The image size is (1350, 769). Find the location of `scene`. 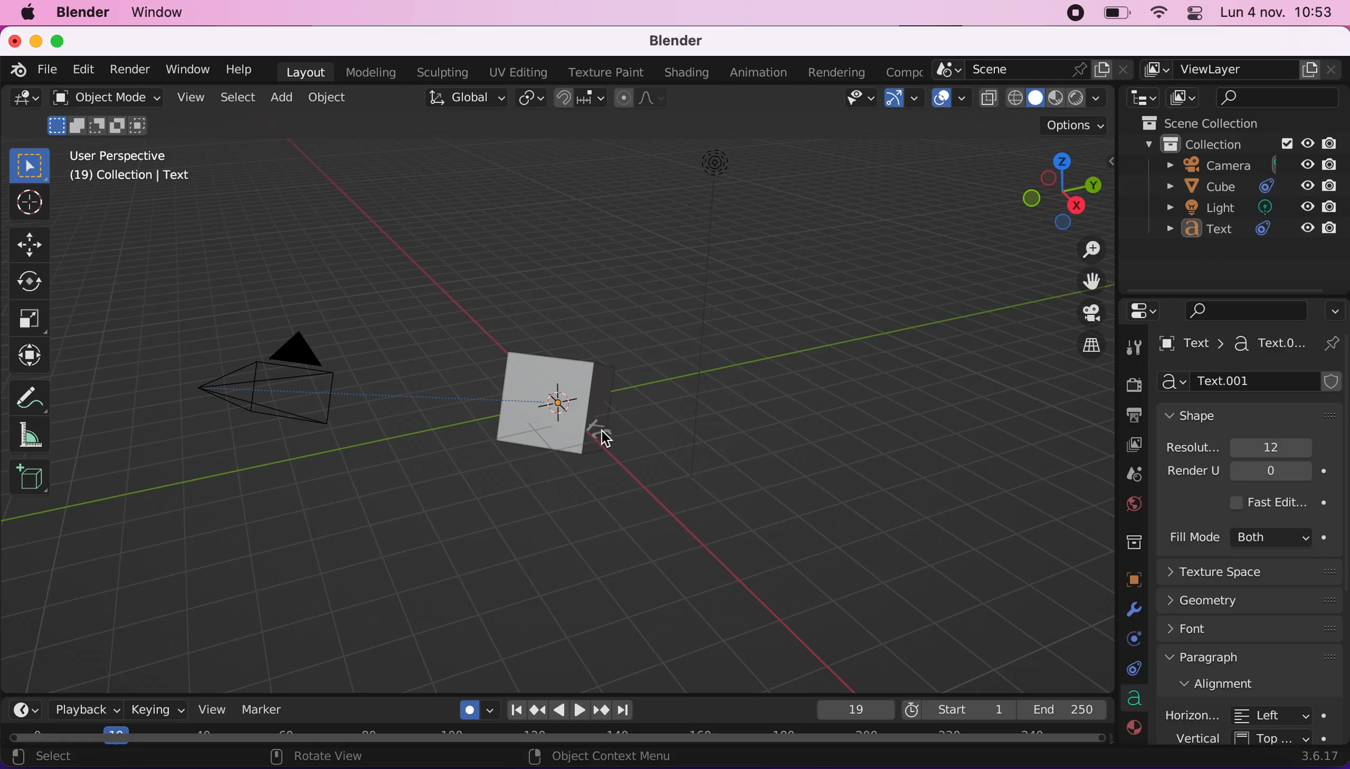

scene is located at coordinates (1134, 474).